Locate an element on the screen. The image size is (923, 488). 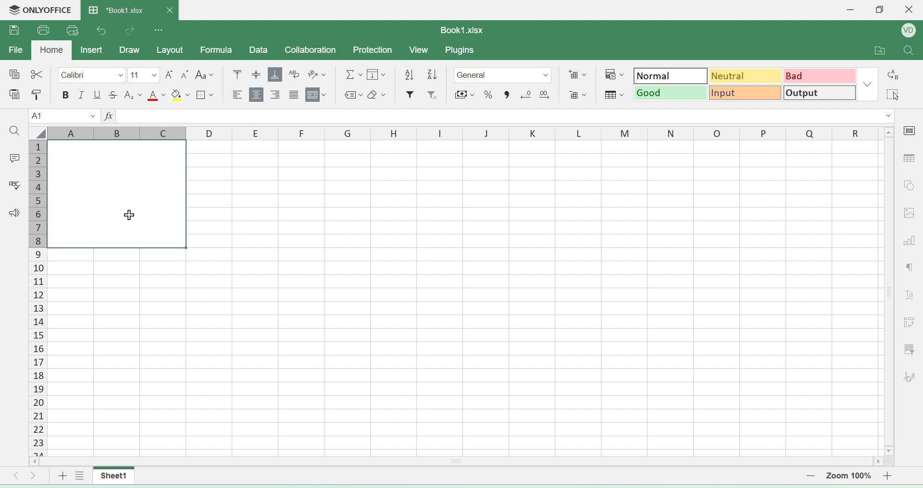
image is located at coordinates (911, 215).